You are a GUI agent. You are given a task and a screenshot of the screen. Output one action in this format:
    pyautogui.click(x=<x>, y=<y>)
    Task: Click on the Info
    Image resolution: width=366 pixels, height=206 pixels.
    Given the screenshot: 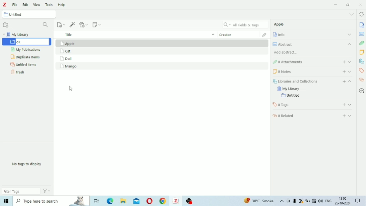 What is the action you would take?
    pyautogui.click(x=312, y=35)
    